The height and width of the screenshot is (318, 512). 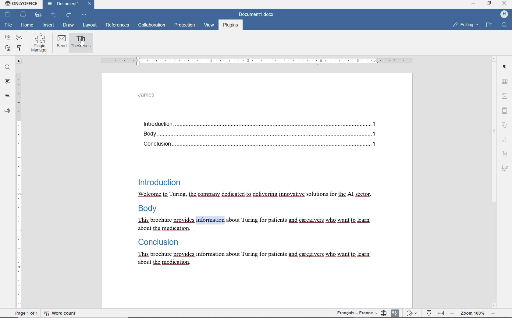 What do you see at coordinates (48, 25) in the screenshot?
I see `INSERT` at bounding box center [48, 25].